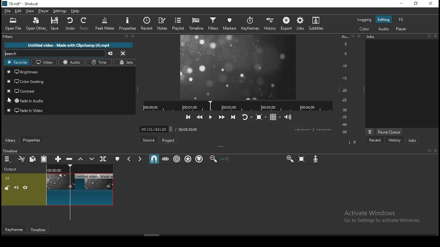  Describe the element at coordinates (55, 23) in the screenshot. I see `save` at that location.